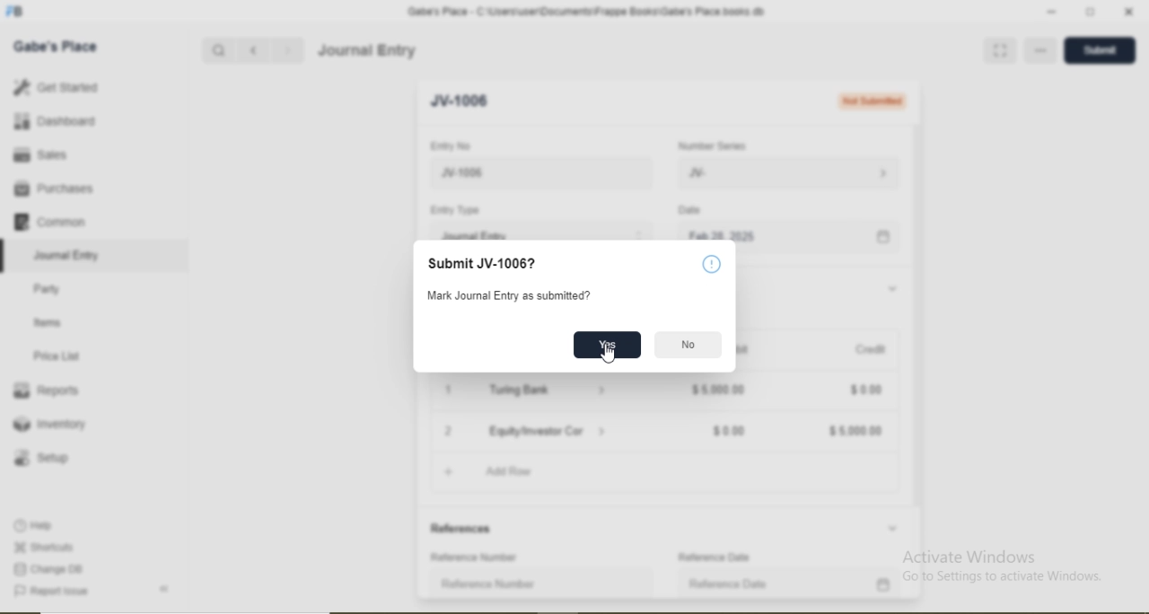  I want to click on Help, so click(35, 525).